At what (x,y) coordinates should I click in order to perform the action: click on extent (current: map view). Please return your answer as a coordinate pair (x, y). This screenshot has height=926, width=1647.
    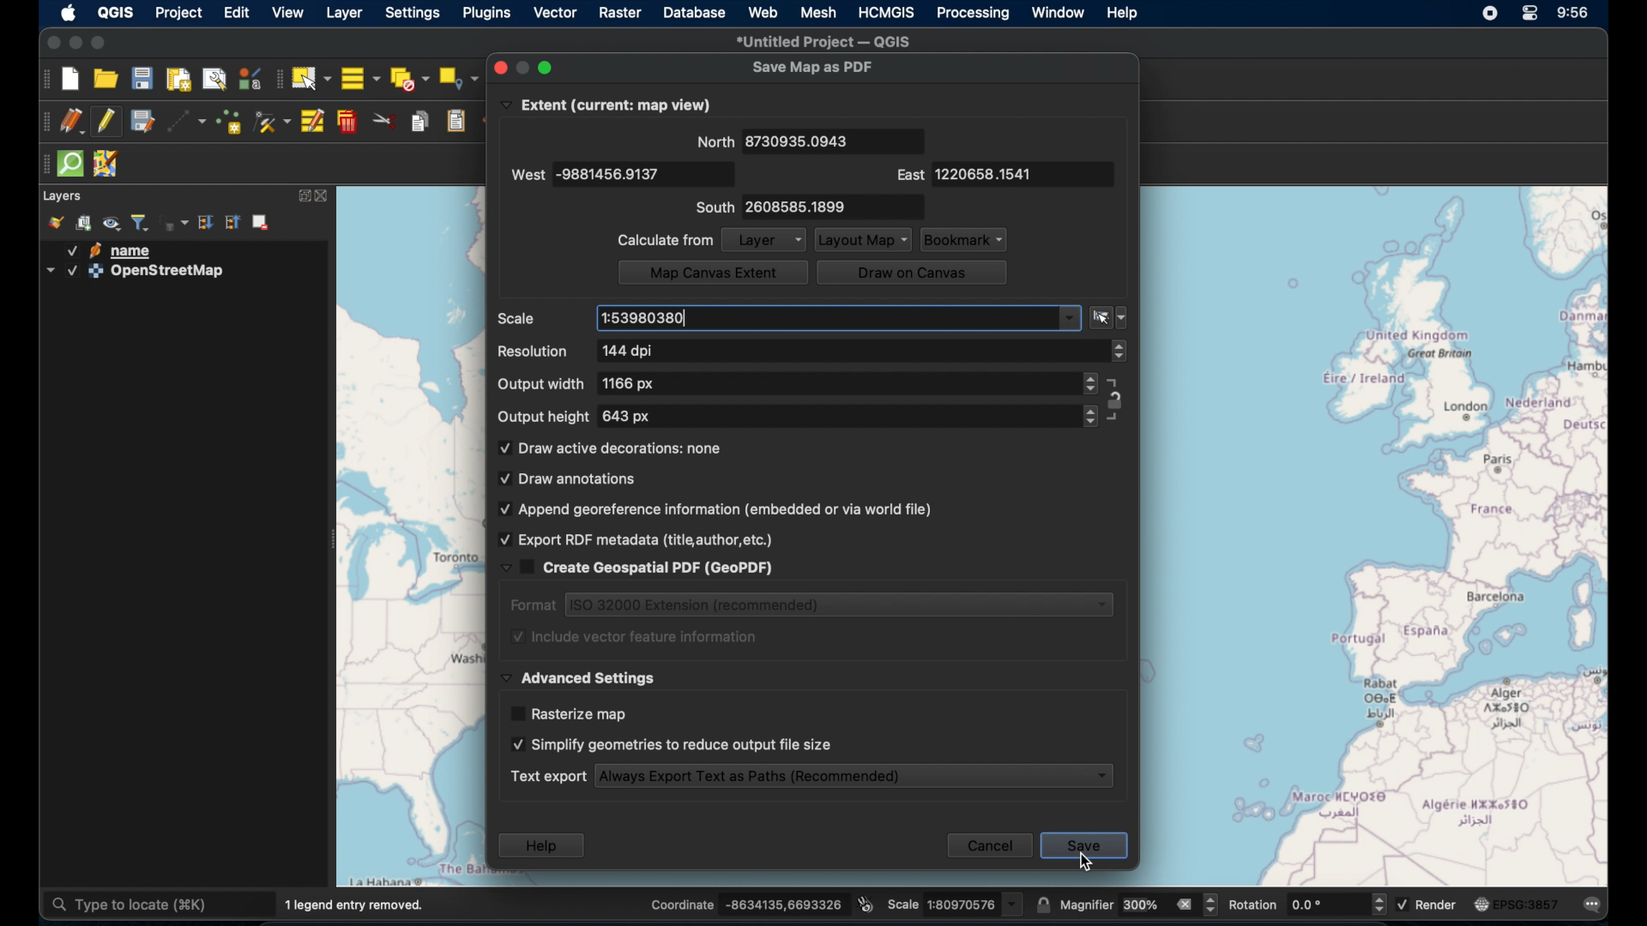
    Looking at the image, I should click on (608, 105).